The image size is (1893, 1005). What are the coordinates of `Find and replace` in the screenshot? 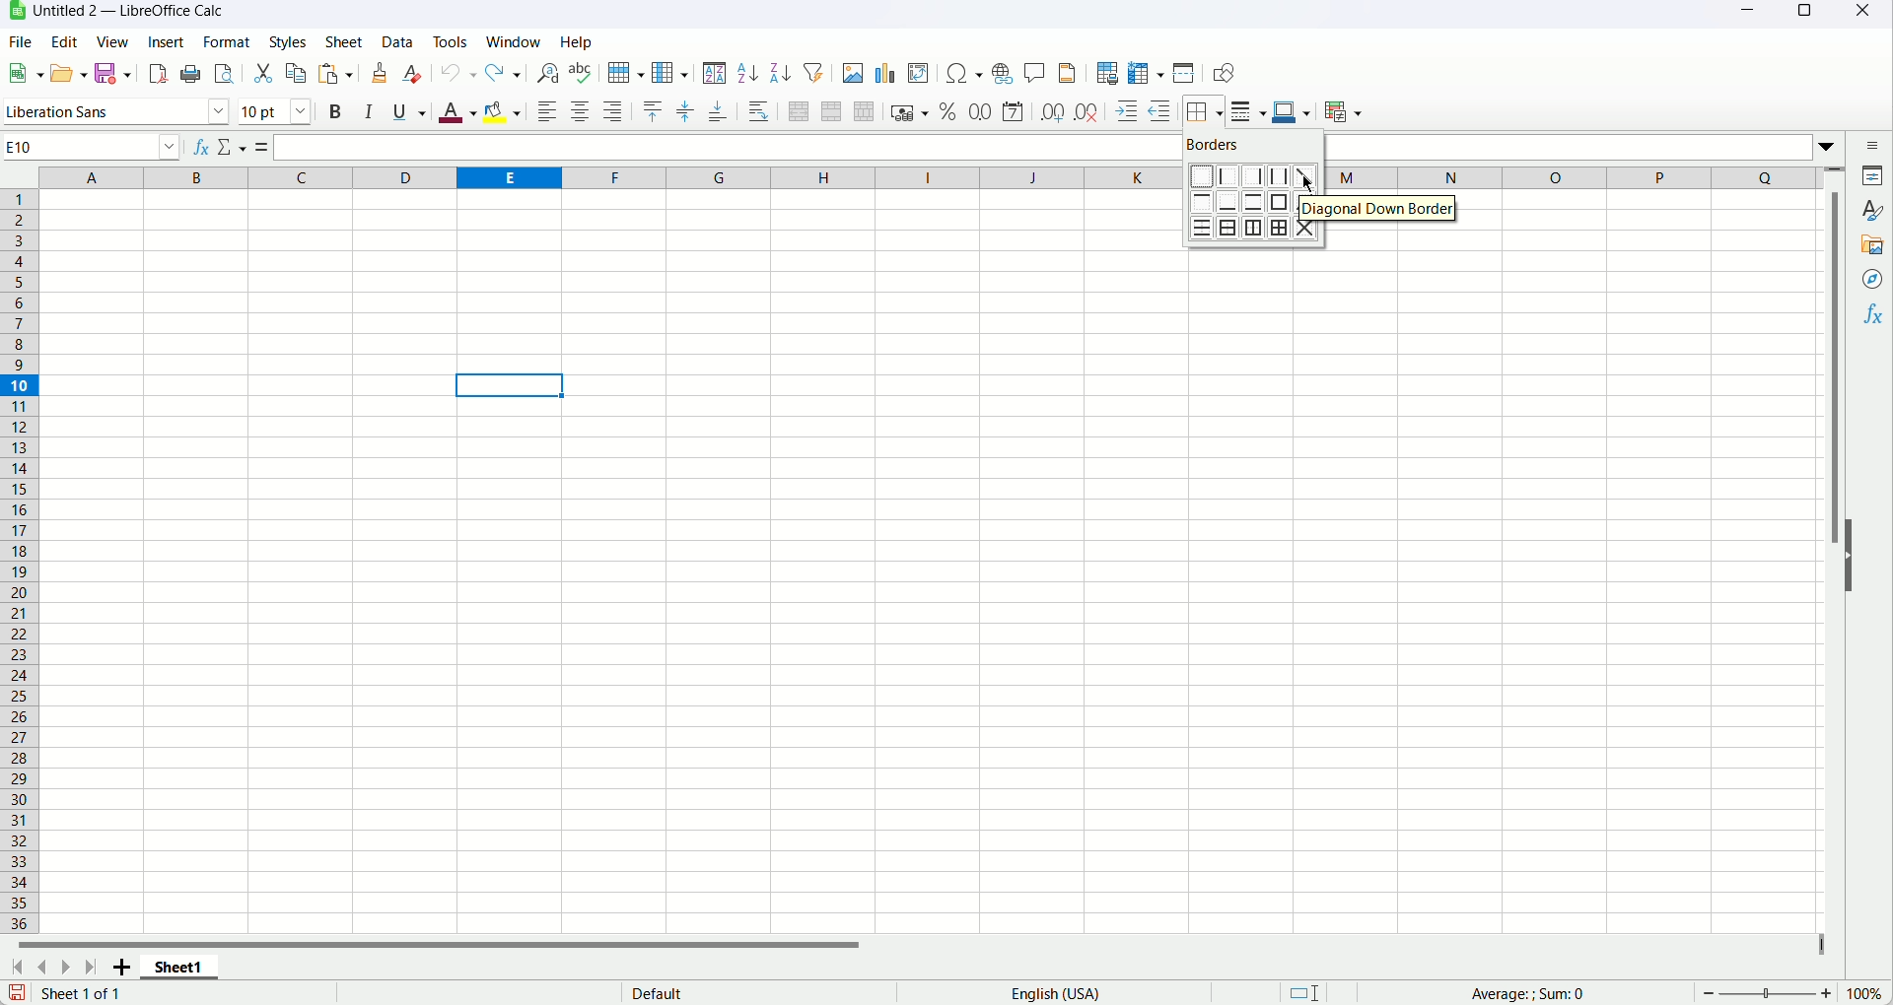 It's located at (545, 73).